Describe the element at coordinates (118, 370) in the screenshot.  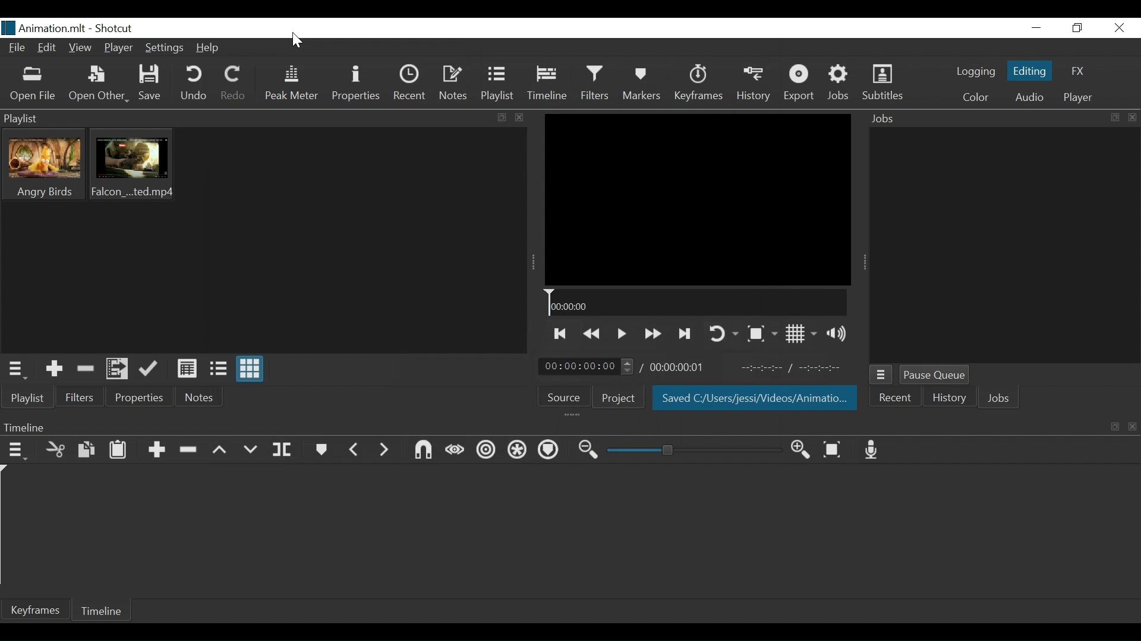
I see `Add files to the playlist` at that location.